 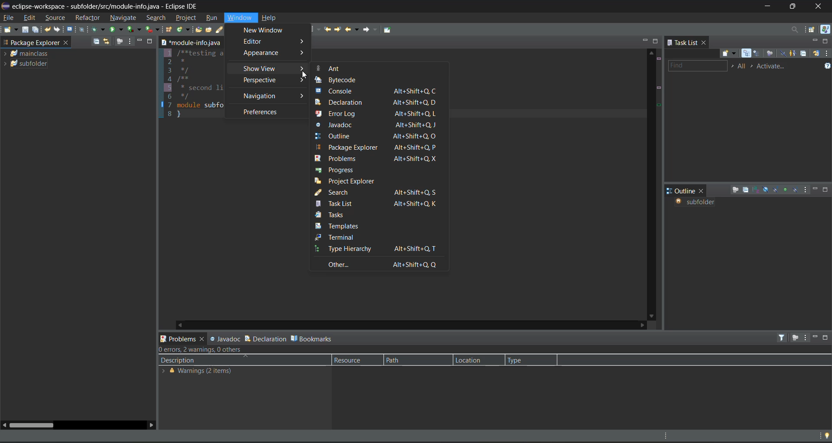 What do you see at coordinates (262, 112) in the screenshot?
I see `preferences` at bounding box center [262, 112].